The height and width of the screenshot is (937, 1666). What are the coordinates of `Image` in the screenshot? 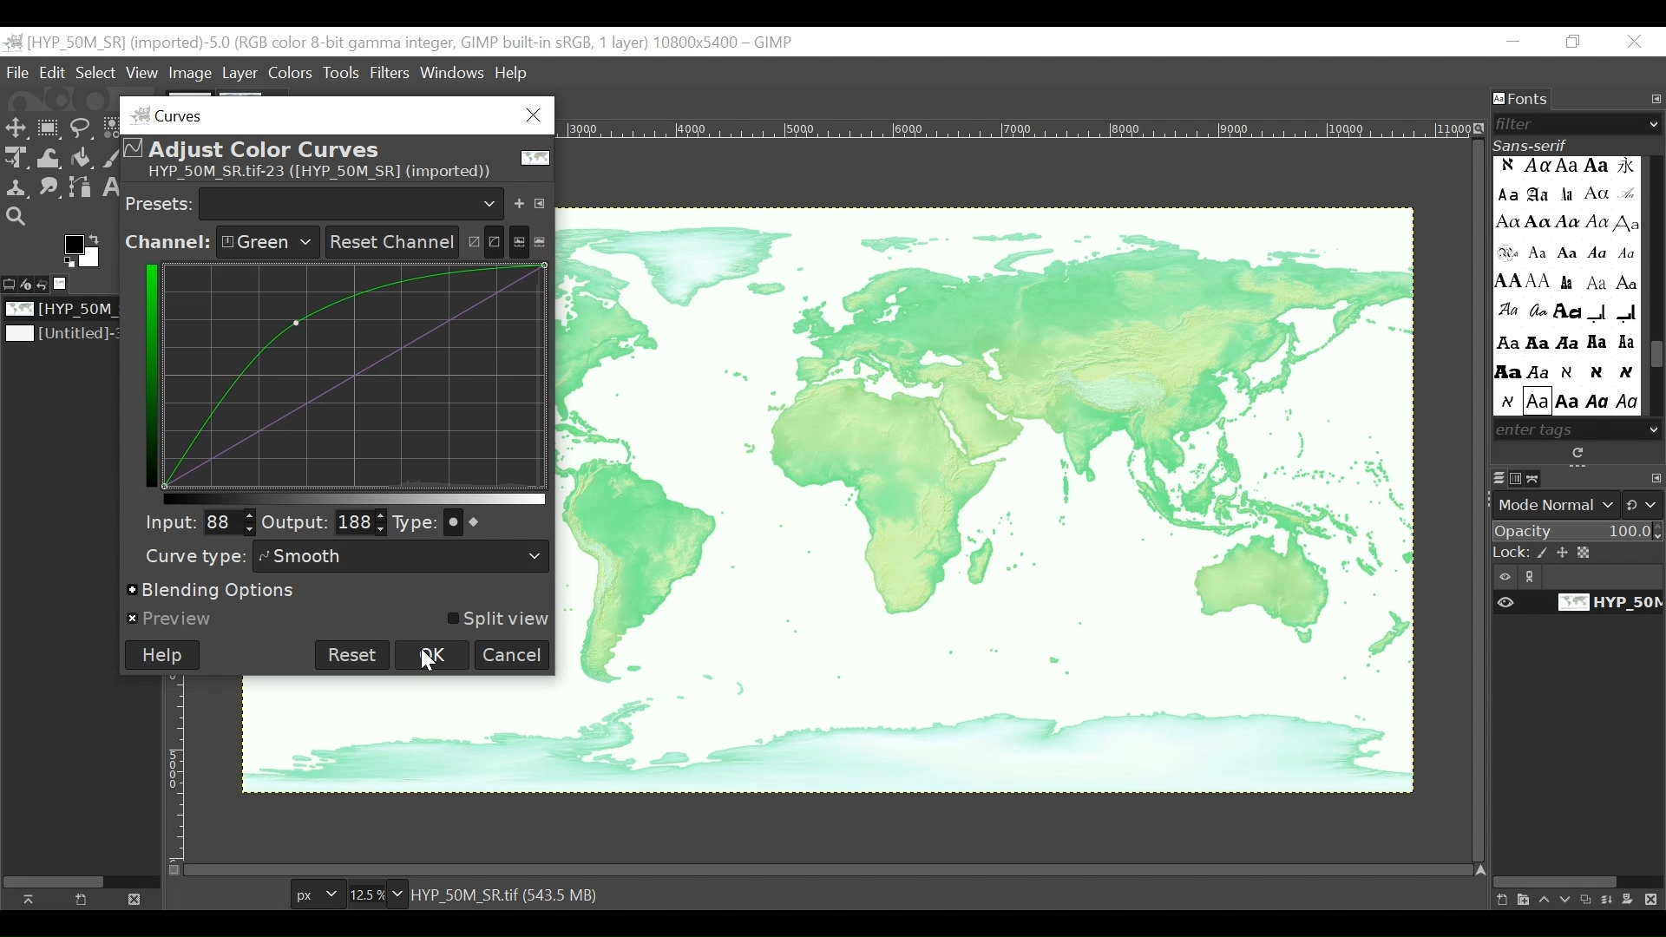 It's located at (66, 284).